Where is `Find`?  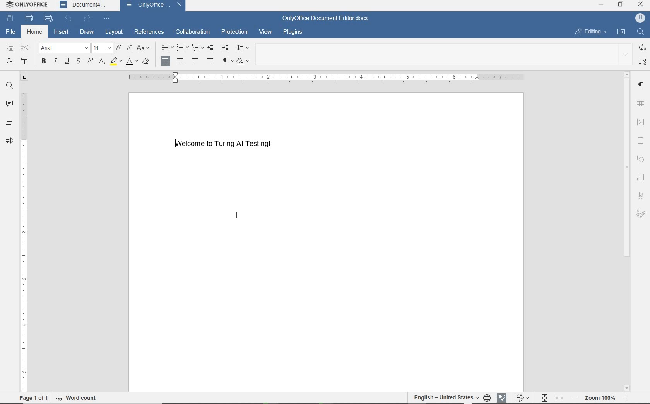 Find is located at coordinates (640, 33).